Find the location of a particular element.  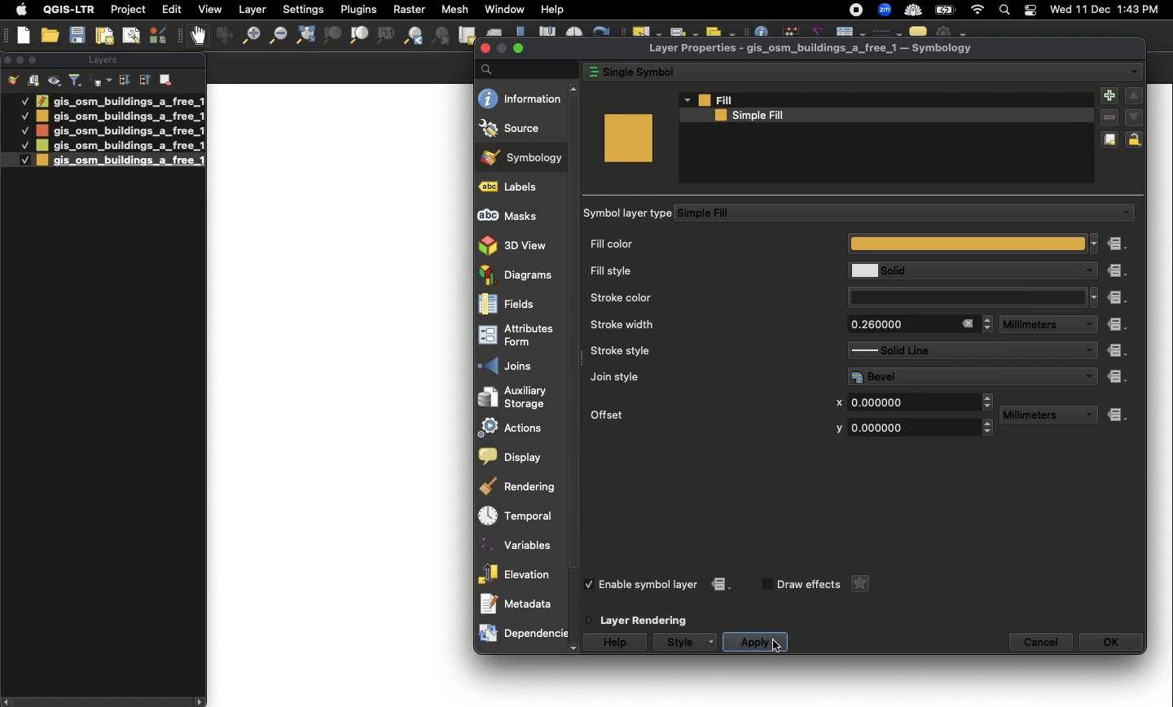

Drop down is located at coordinates (1095, 243).